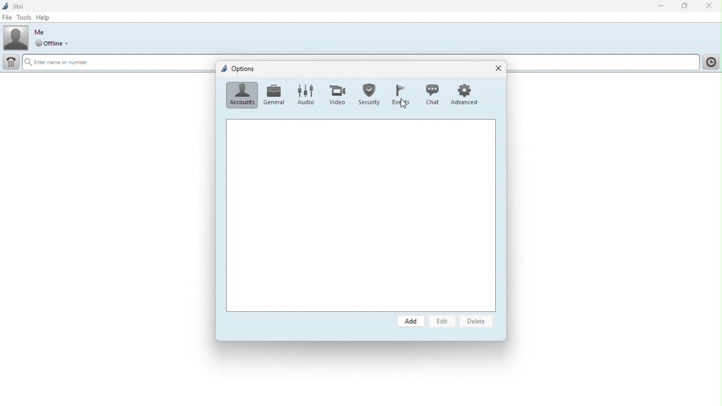  I want to click on Profile picture and online status, so click(39, 38).